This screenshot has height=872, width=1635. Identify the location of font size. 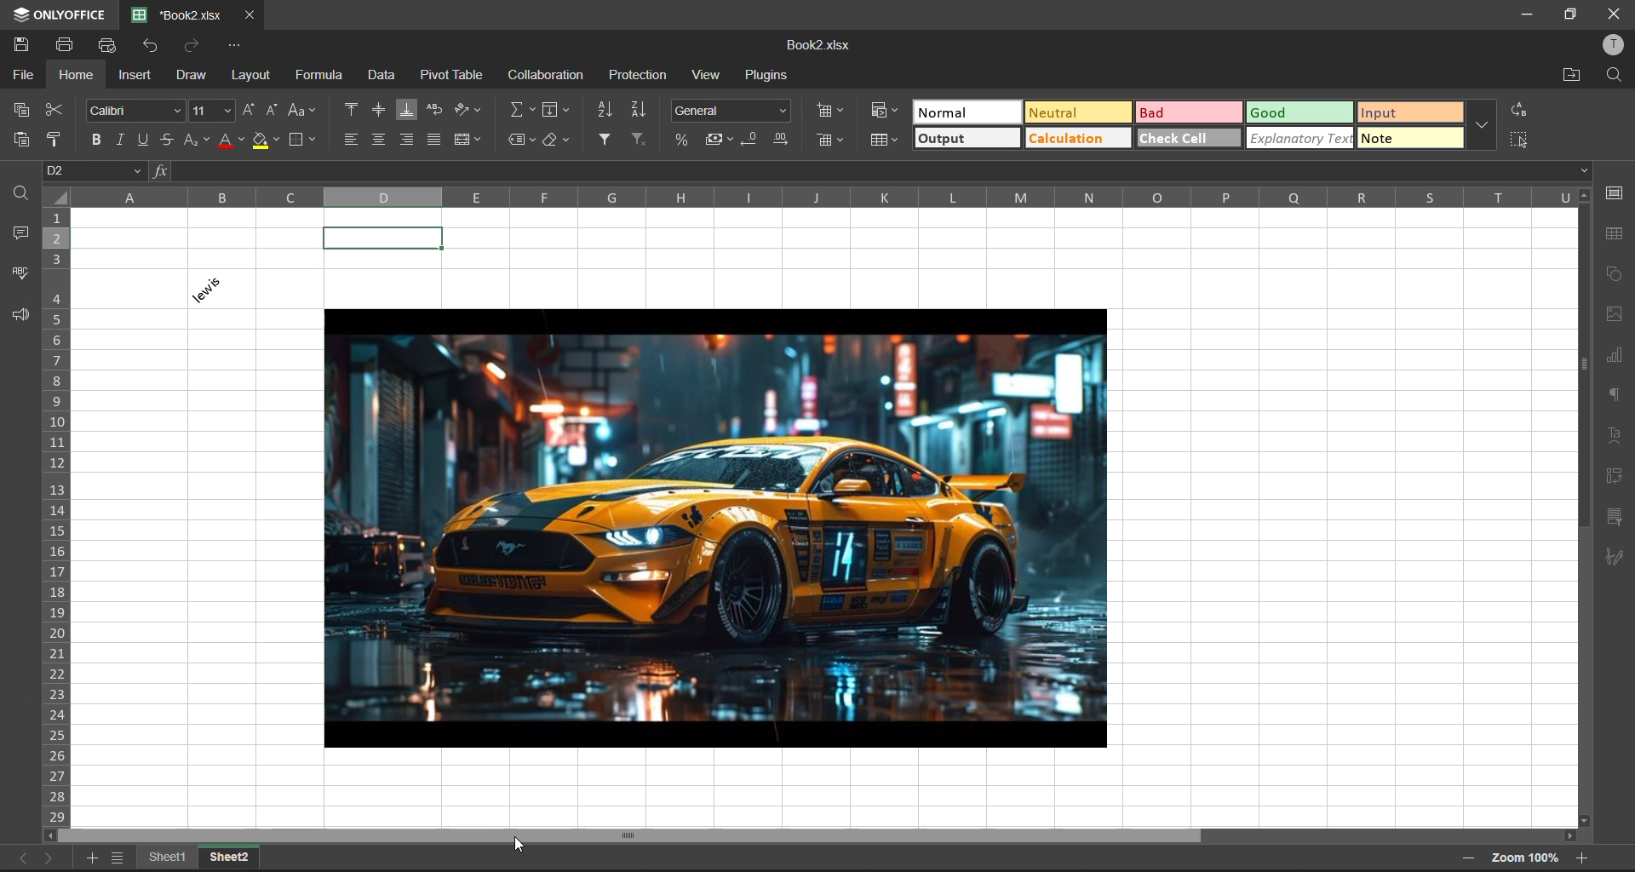
(213, 111).